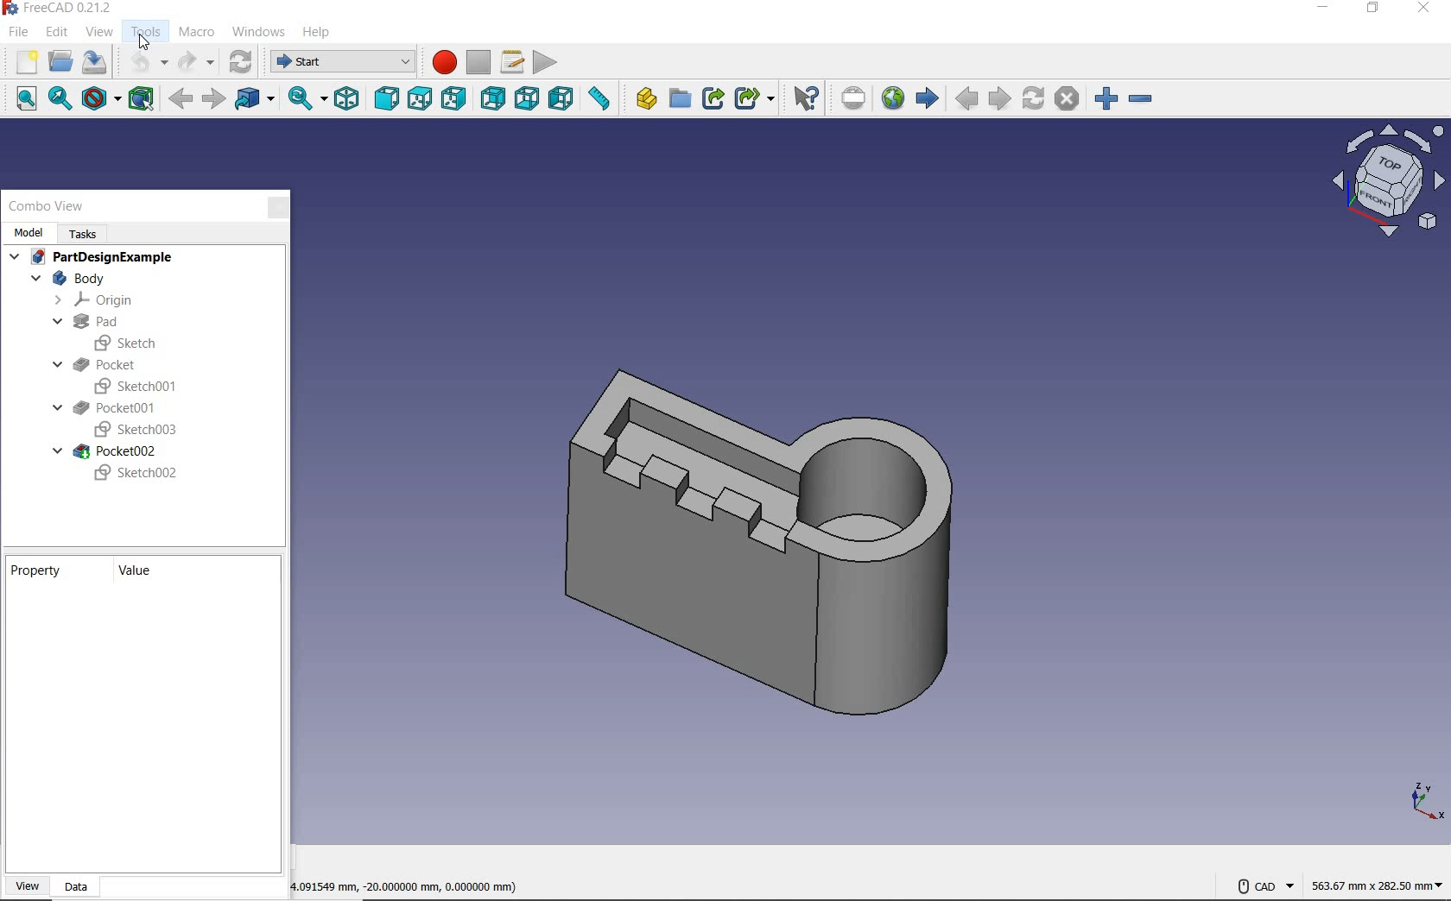  What do you see at coordinates (143, 64) in the screenshot?
I see `Undo` at bounding box center [143, 64].